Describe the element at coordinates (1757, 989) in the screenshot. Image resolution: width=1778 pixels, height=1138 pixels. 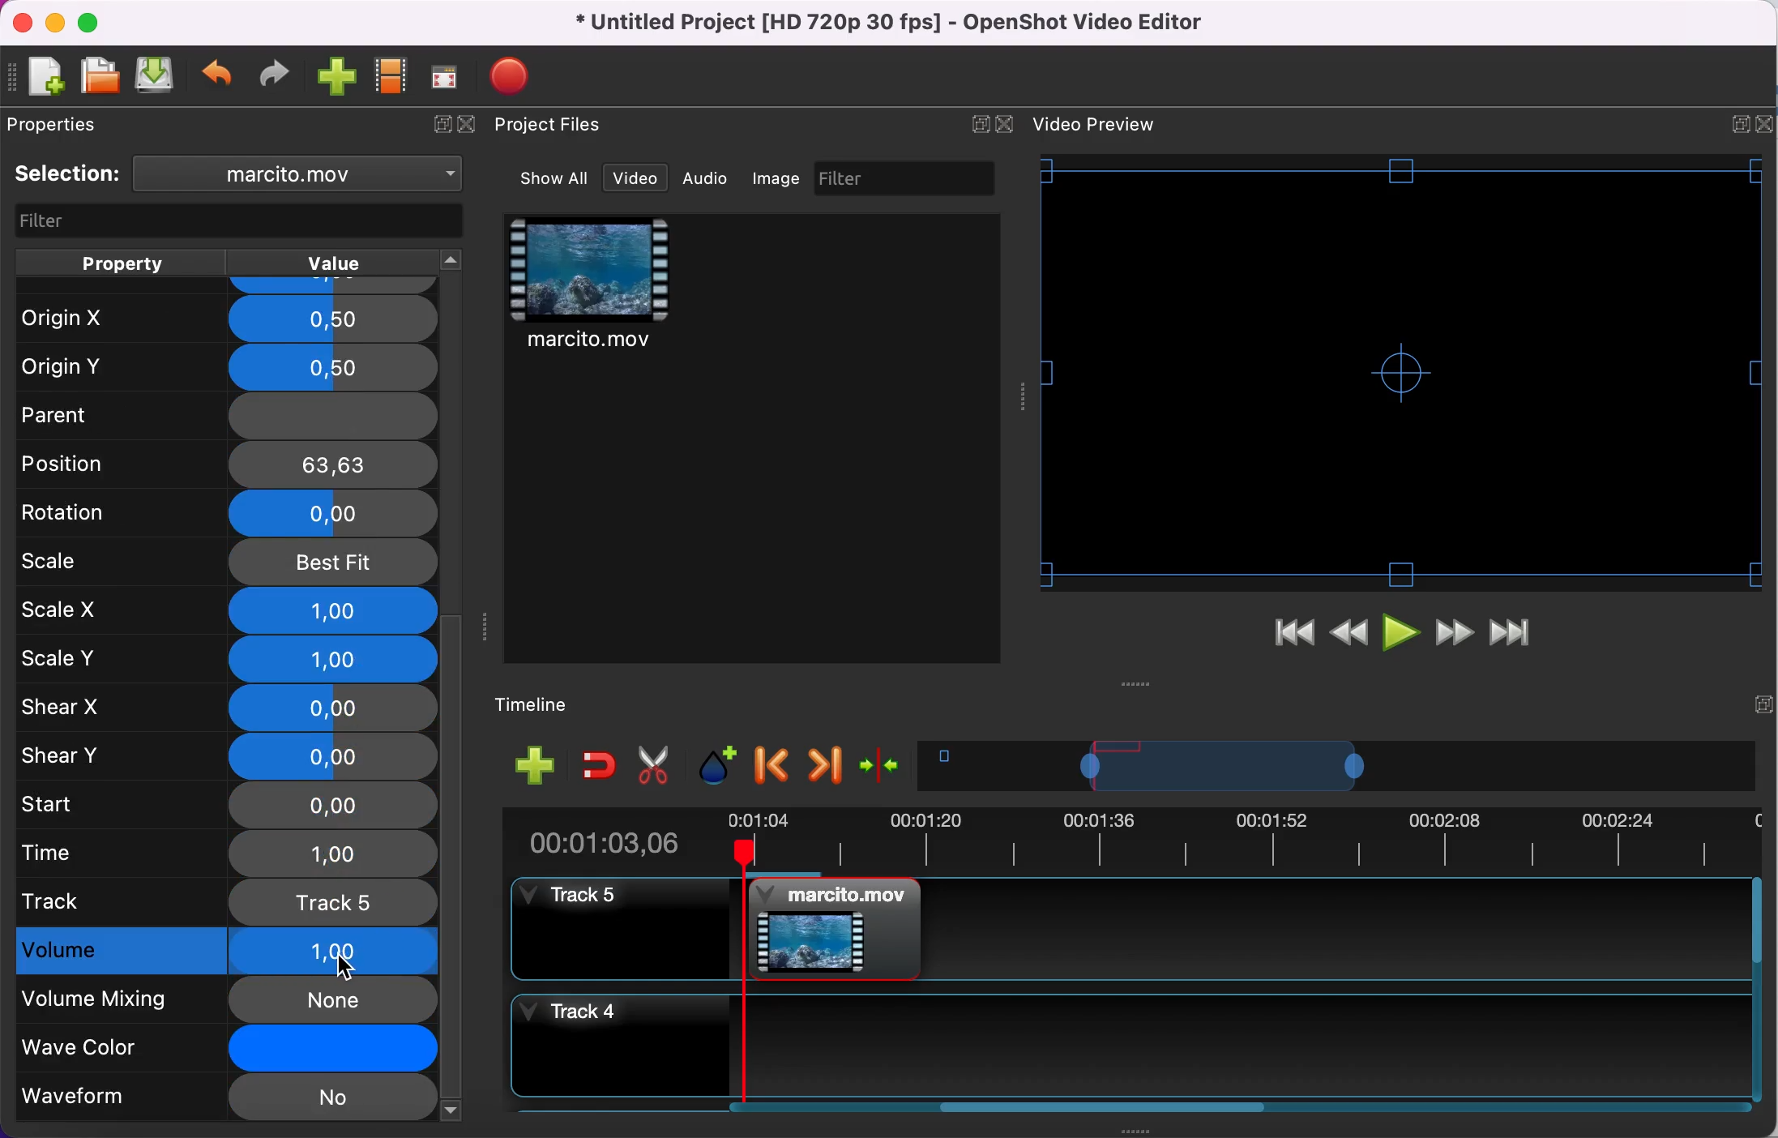
I see `Vertical slide bar` at that location.